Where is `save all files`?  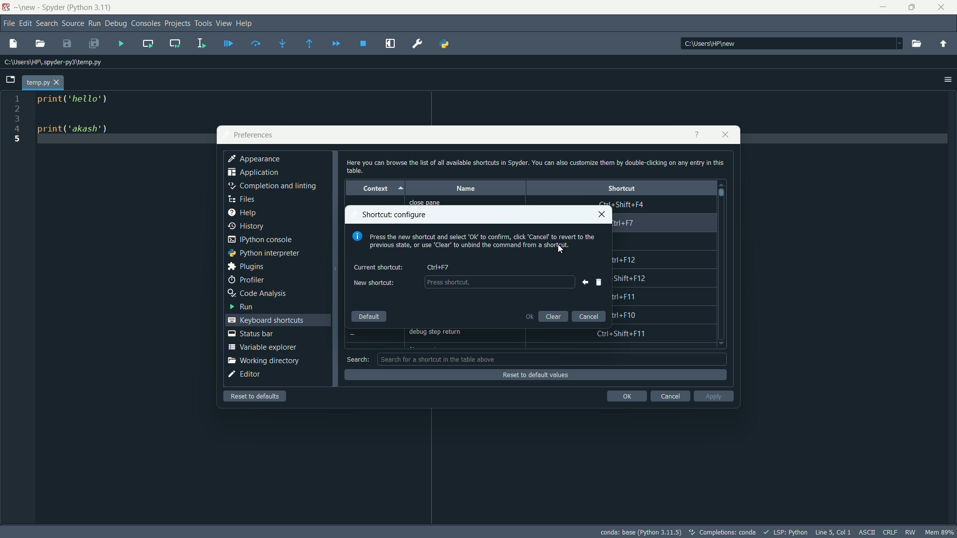 save all files is located at coordinates (94, 44).